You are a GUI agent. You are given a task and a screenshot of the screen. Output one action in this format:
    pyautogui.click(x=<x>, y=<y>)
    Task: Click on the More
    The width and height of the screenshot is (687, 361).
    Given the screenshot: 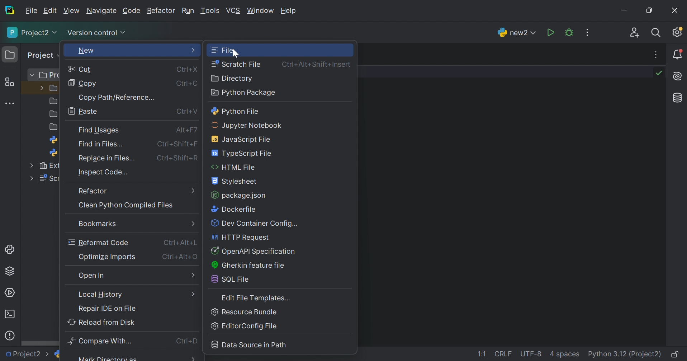 What is the action you would take?
    pyautogui.click(x=193, y=223)
    